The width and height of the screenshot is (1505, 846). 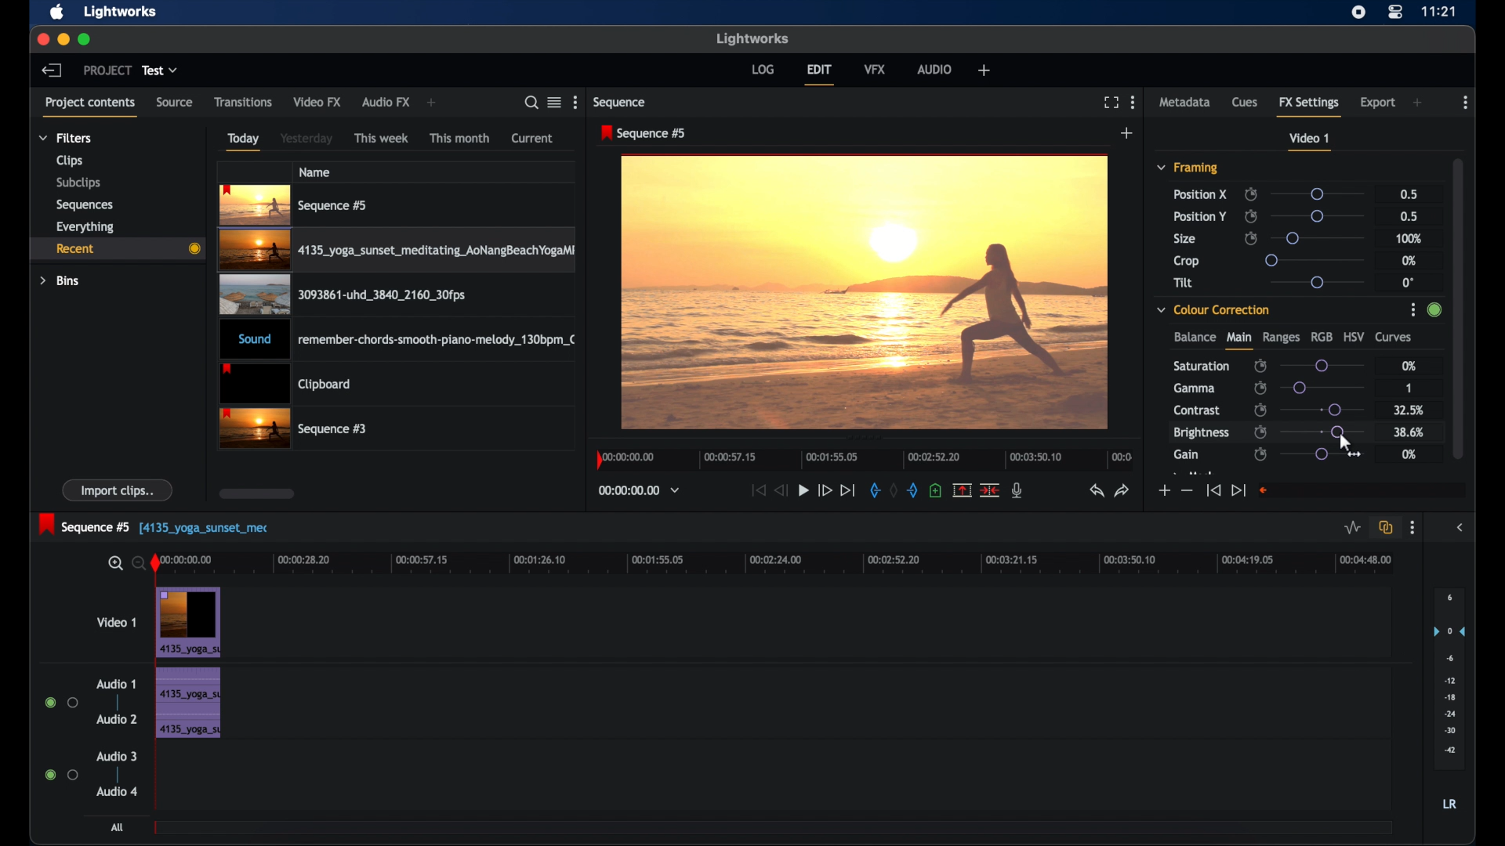 I want to click on toggle auto track sync, so click(x=1386, y=528).